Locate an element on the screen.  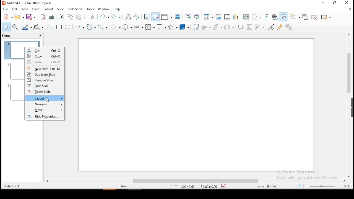
cut is located at coordinates (61, 17).